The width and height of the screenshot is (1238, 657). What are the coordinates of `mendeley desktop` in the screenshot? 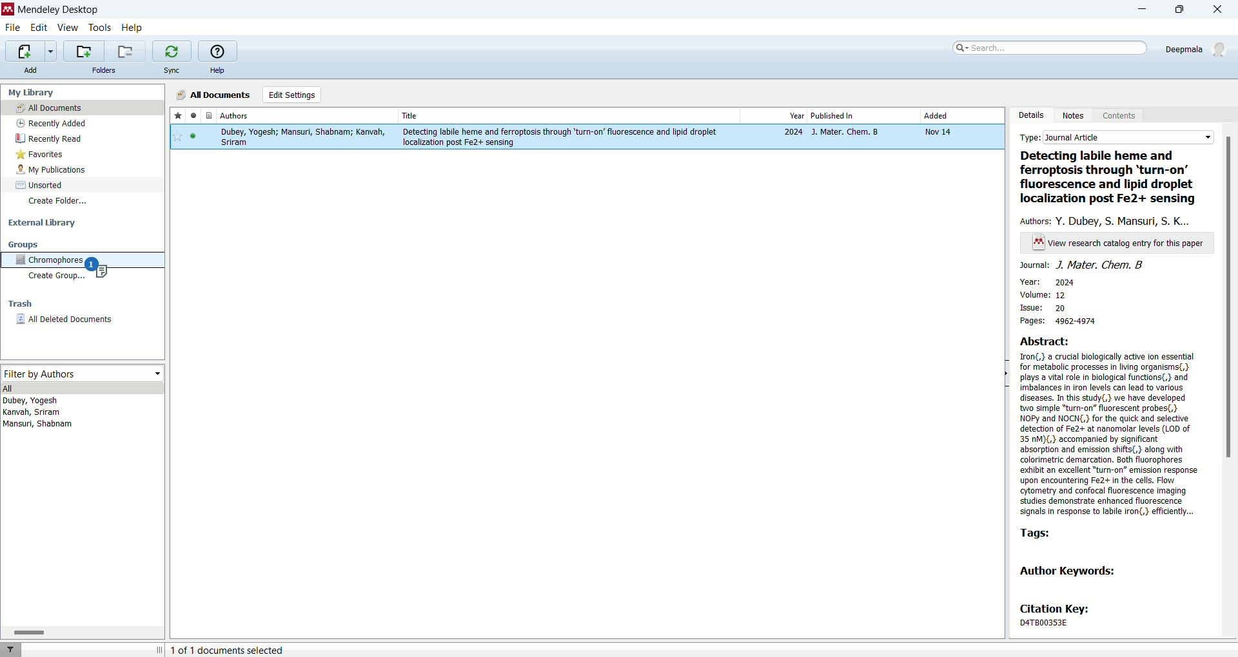 It's located at (57, 10).